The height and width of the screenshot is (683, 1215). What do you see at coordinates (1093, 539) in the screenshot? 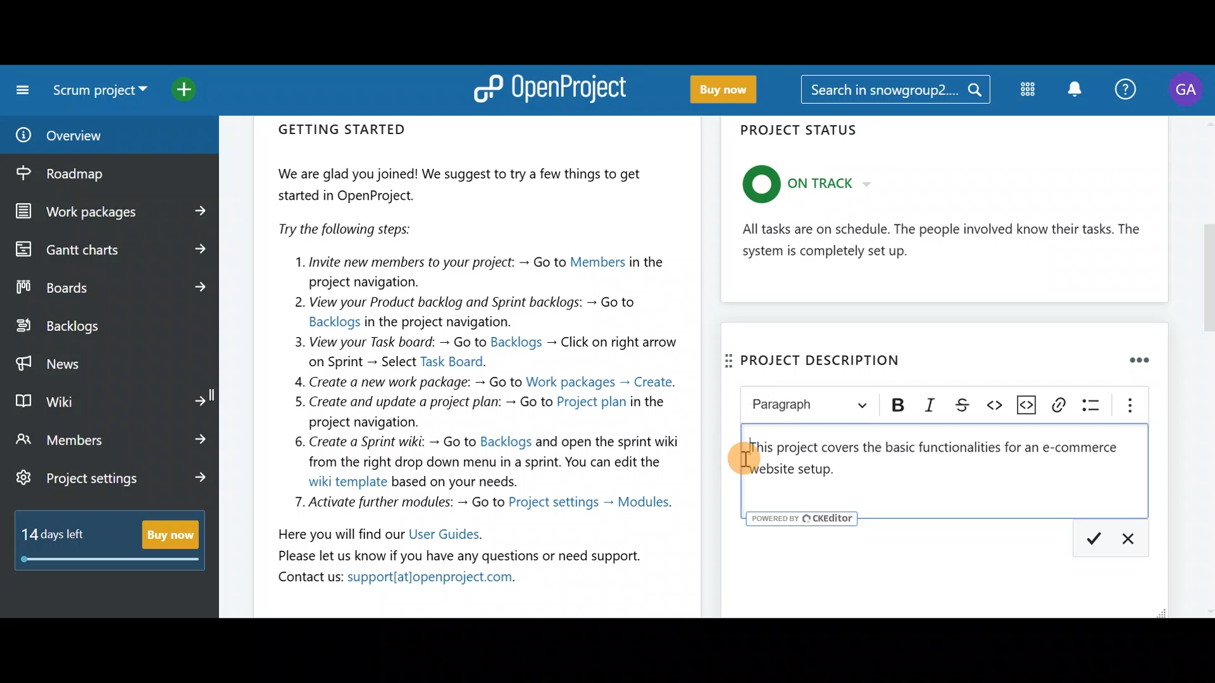
I see `Description: Save` at bounding box center [1093, 539].